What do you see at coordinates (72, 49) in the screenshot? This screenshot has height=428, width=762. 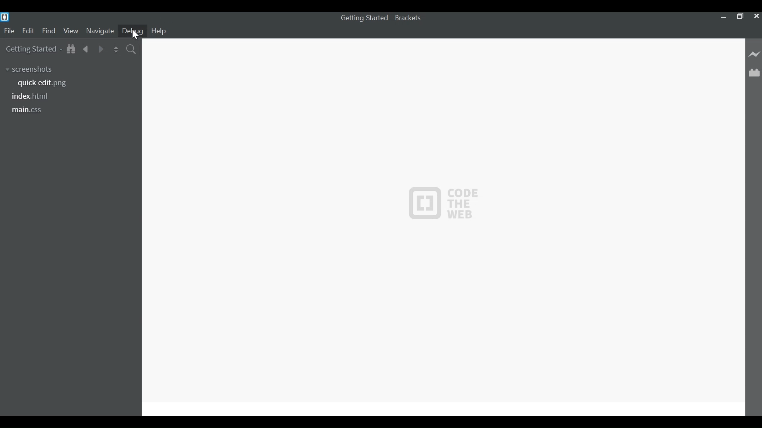 I see `Show Files in tree` at bounding box center [72, 49].